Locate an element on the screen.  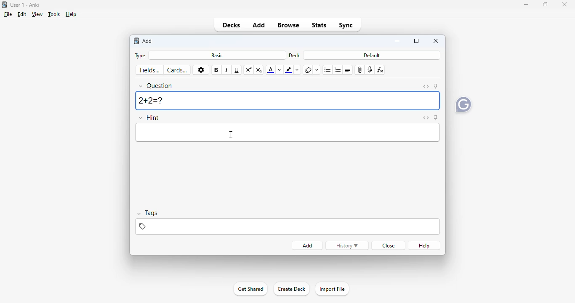
tools is located at coordinates (54, 14).